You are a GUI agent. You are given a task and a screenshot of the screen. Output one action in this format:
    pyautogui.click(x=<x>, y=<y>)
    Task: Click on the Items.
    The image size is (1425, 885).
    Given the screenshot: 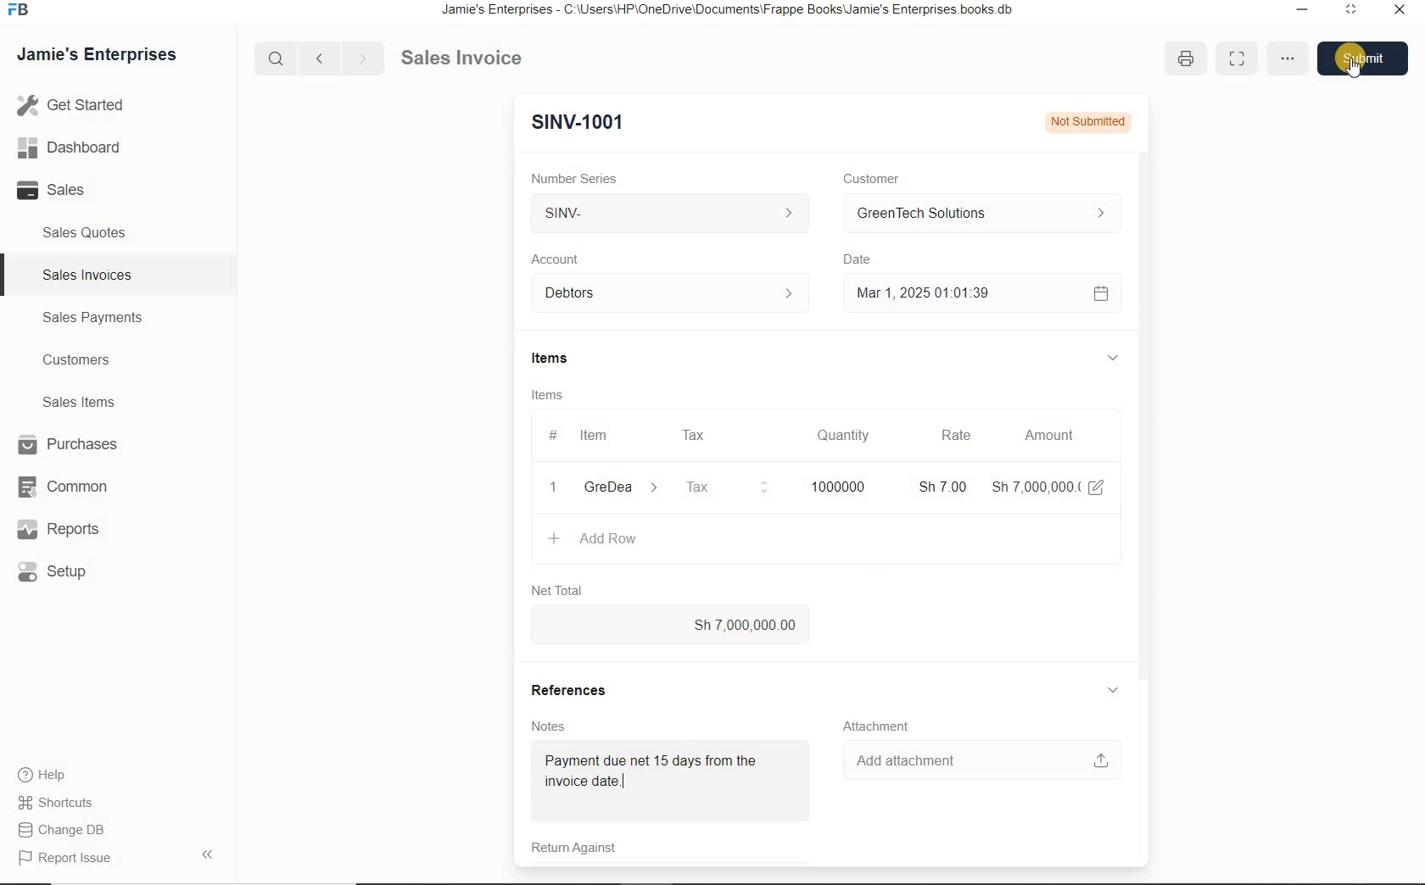 What is the action you would take?
    pyautogui.click(x=546, y=395)
    